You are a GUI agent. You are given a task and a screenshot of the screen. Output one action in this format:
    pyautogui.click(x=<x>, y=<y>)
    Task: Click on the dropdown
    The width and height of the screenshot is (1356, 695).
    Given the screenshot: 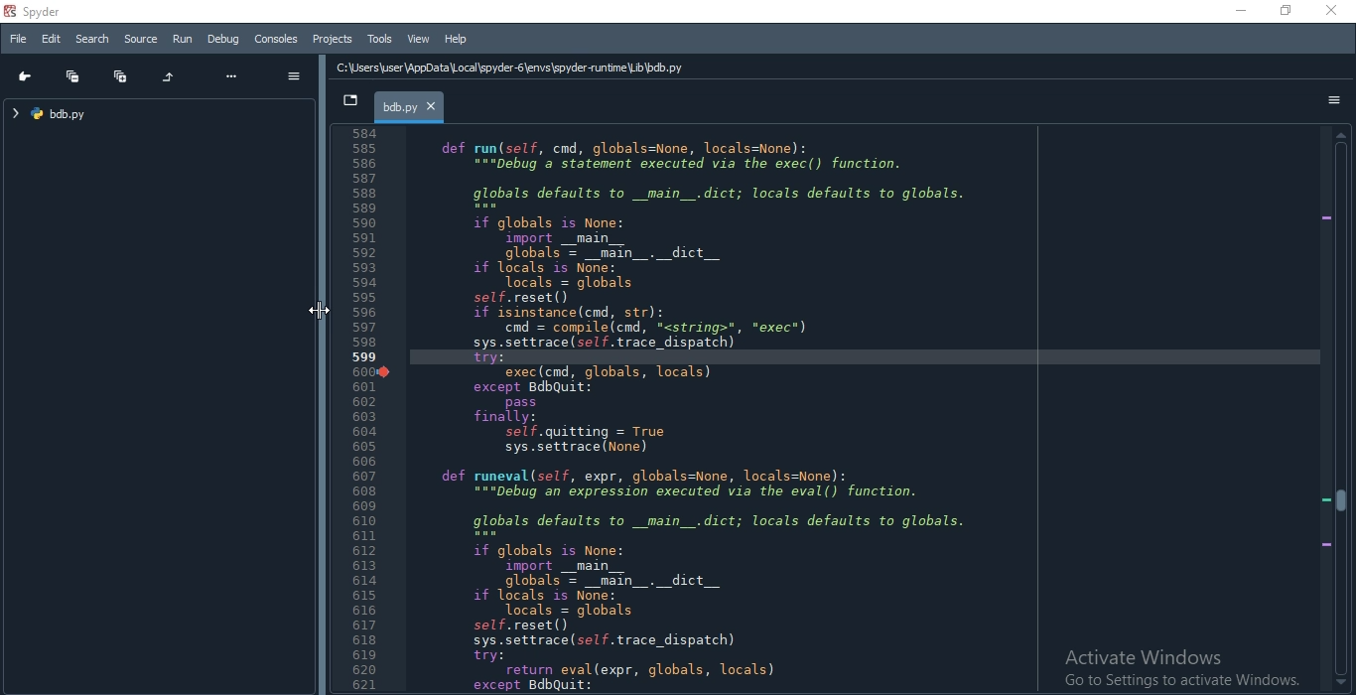 What is the action you would take?
    pyautogui.click(x=352, y=101)
    